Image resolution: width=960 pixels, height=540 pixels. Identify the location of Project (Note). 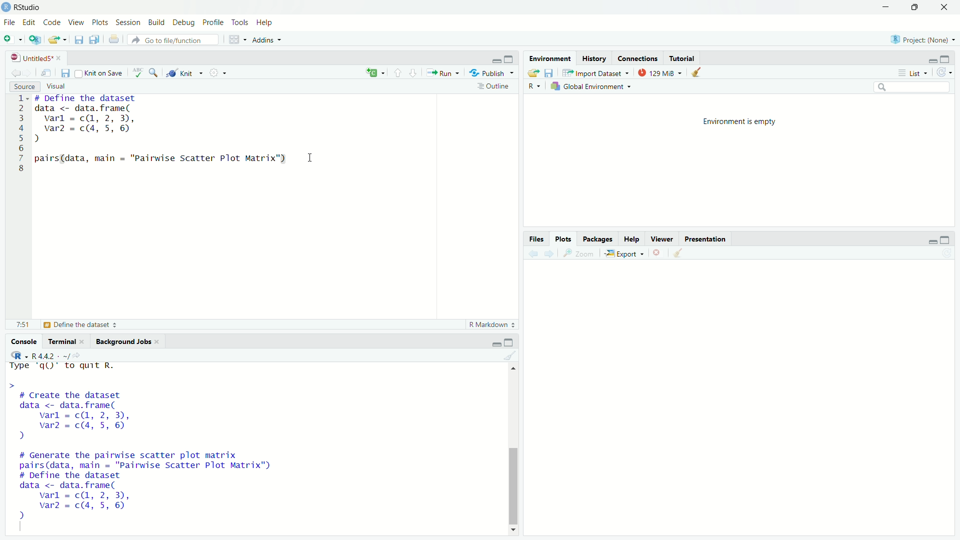
(923, 39).